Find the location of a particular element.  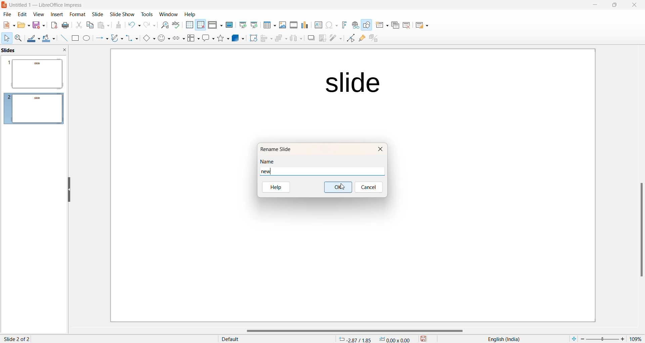

Insert font work text is located at coordinates (344, 25).